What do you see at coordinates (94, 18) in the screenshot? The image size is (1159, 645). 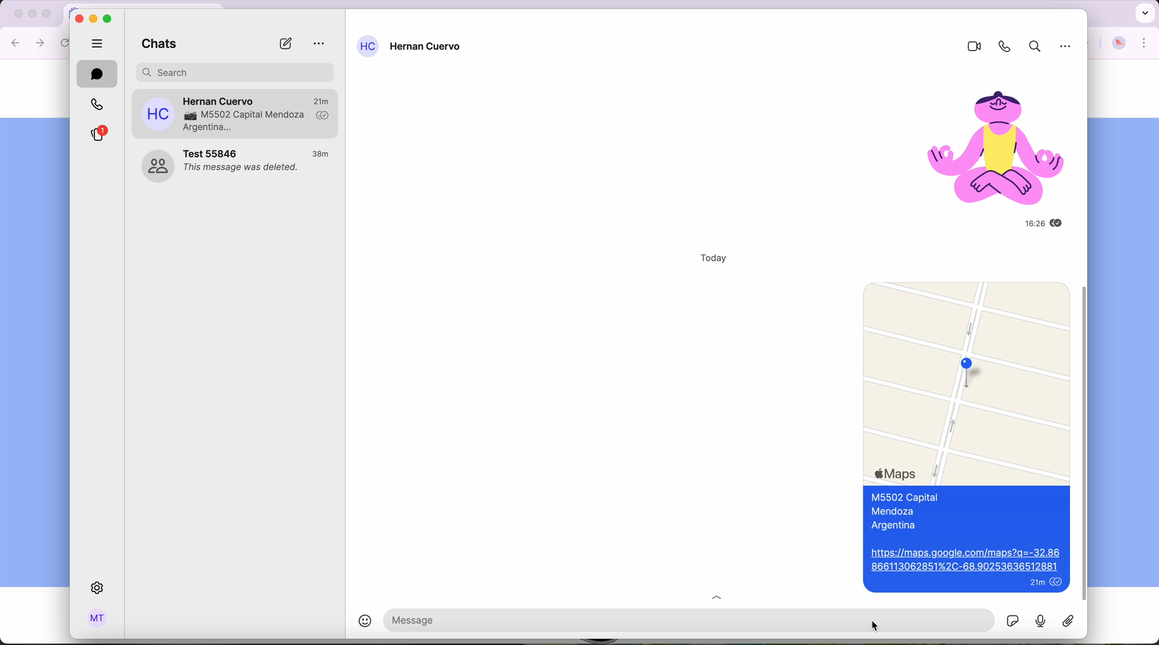 I see `screen buttons` at bounding box center [94, 18].